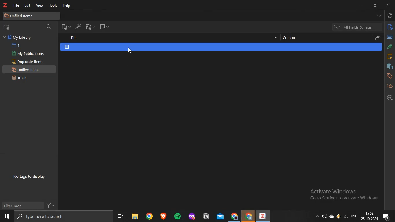 This screenshot has height=222, width=395. I want to click on zotero, so click(262, 217).